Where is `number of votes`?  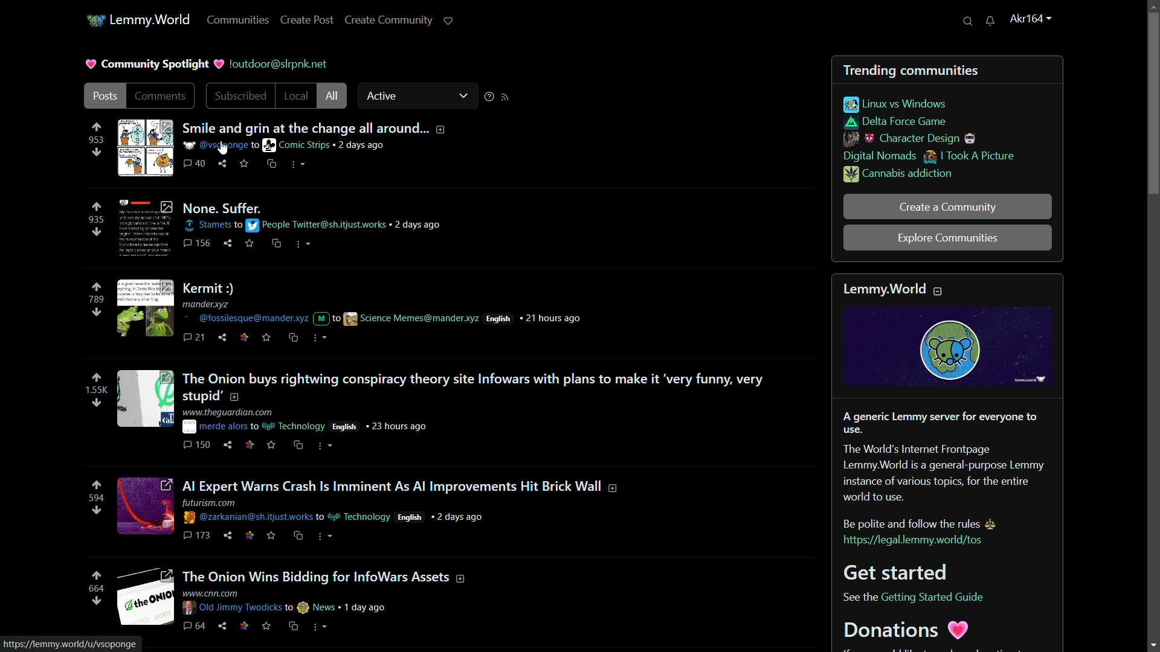
number of votes is located at coordinates (98, 139).